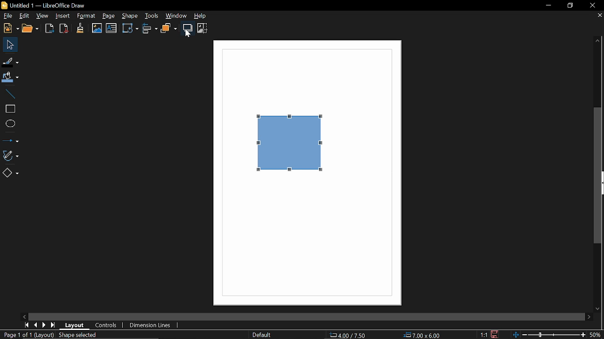 The image size is (604, 339). I want to click on Window, so click(176, 16).